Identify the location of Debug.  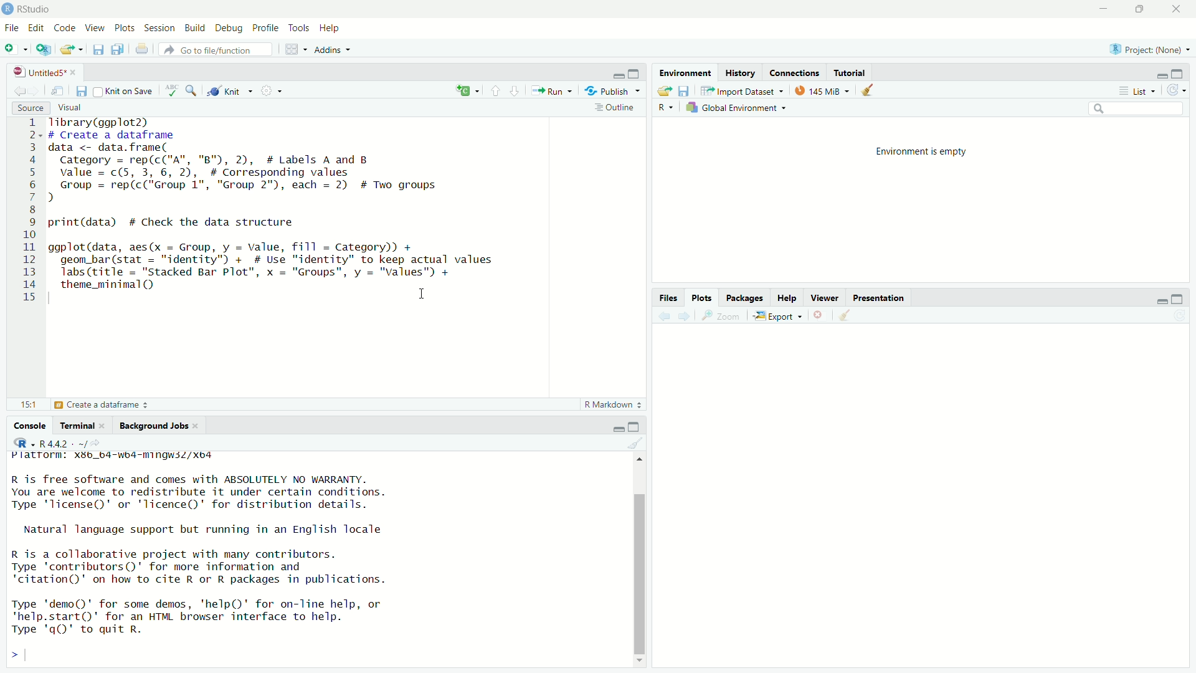
(229, 27).